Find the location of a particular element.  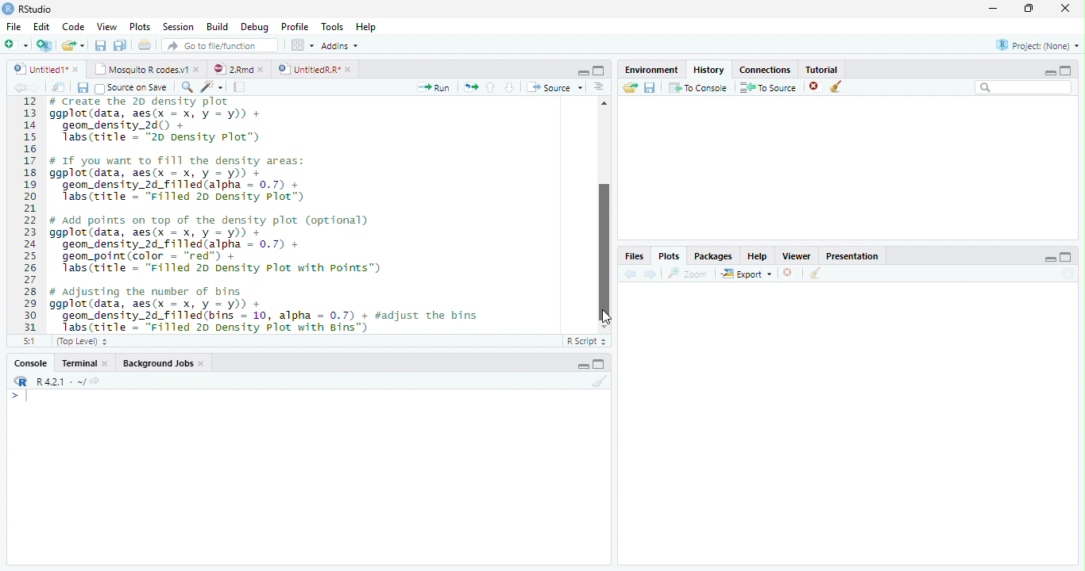

Tools is located at coordinates (333, 27).